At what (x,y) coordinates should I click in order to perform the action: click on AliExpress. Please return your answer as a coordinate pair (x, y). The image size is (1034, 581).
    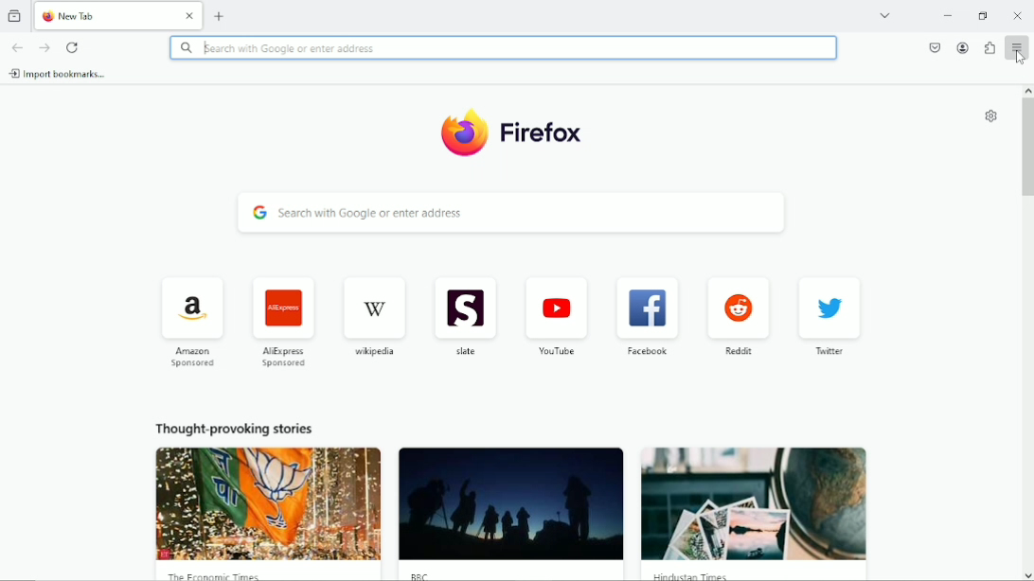
    Looking at the image, I should click on (285, 322).